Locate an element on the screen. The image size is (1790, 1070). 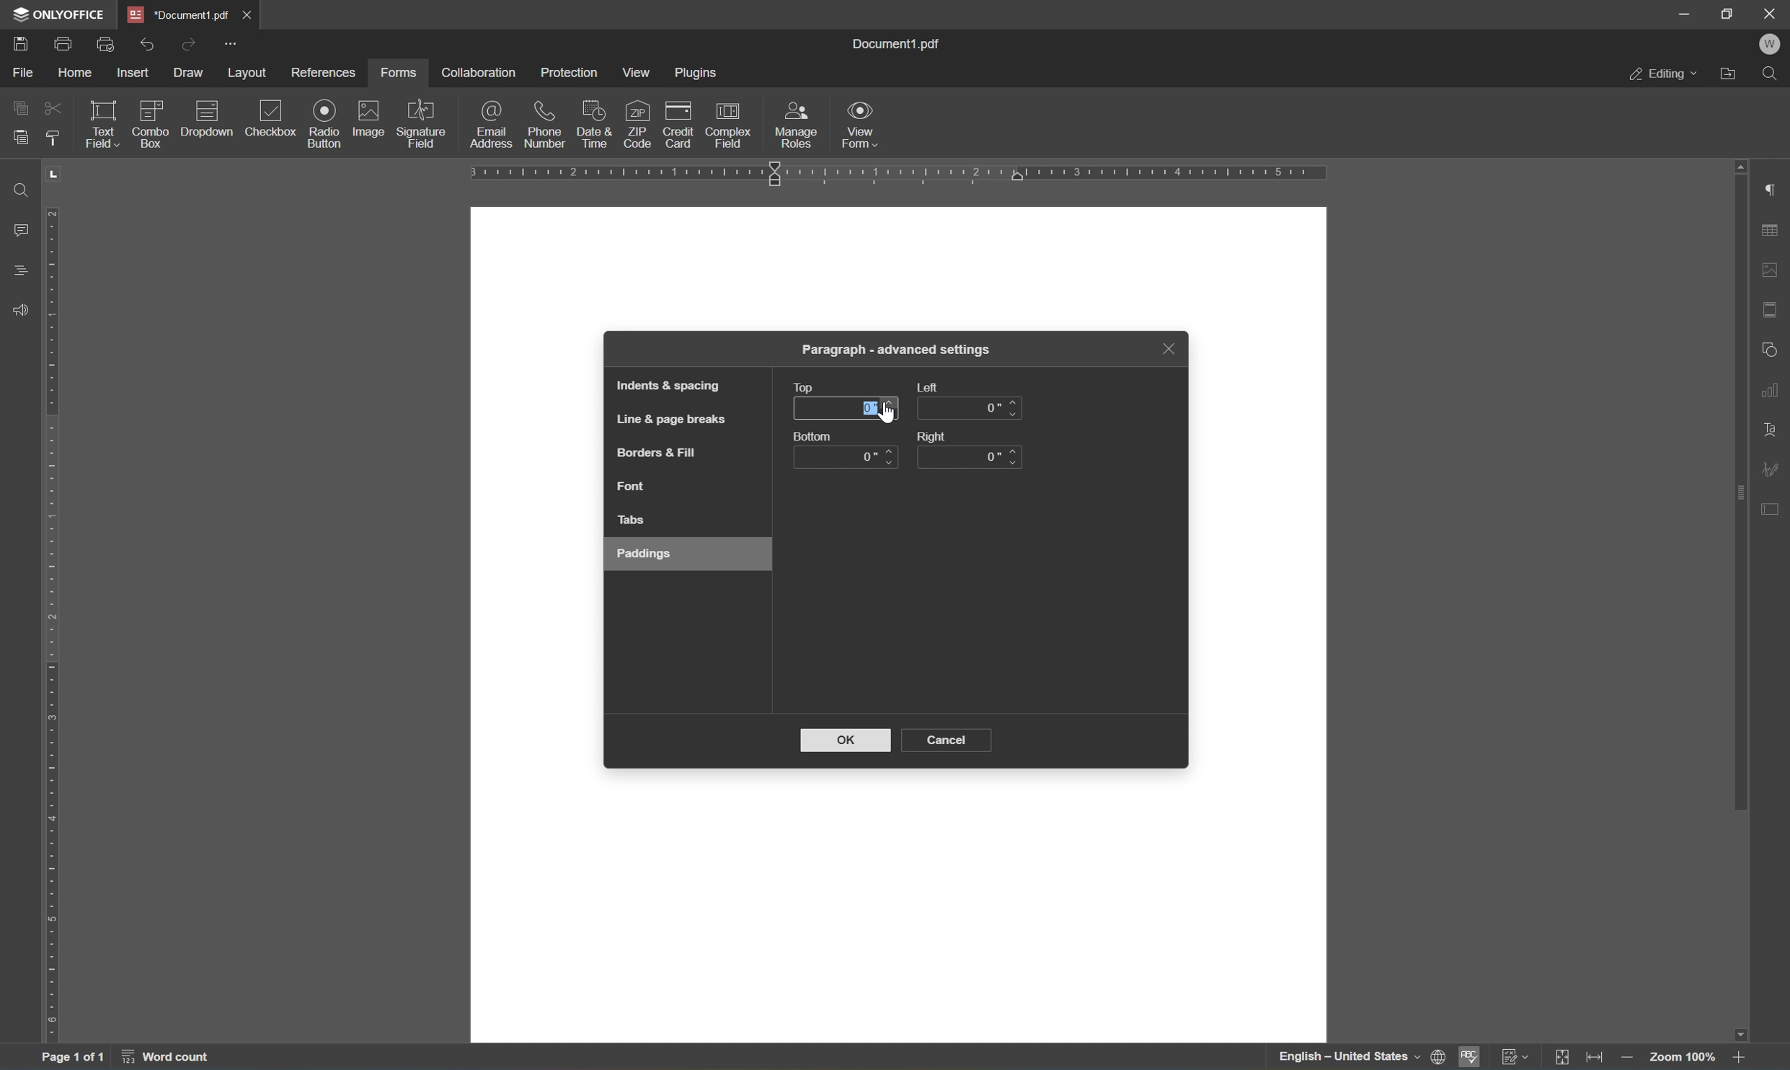
manage roles is located at coordinates (797, 124).